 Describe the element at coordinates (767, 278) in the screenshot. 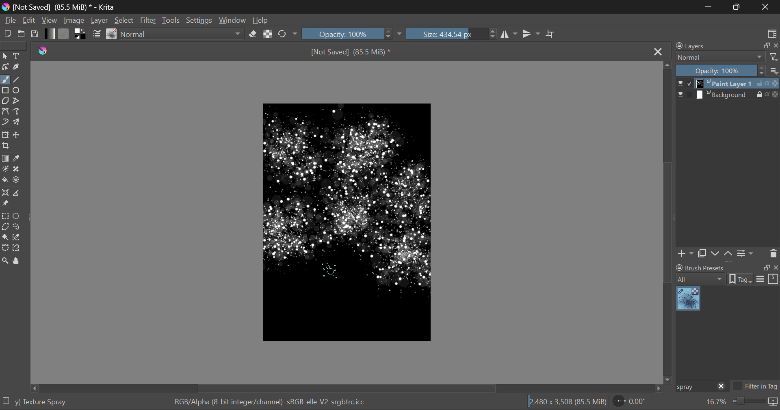

I see `options` at that location.